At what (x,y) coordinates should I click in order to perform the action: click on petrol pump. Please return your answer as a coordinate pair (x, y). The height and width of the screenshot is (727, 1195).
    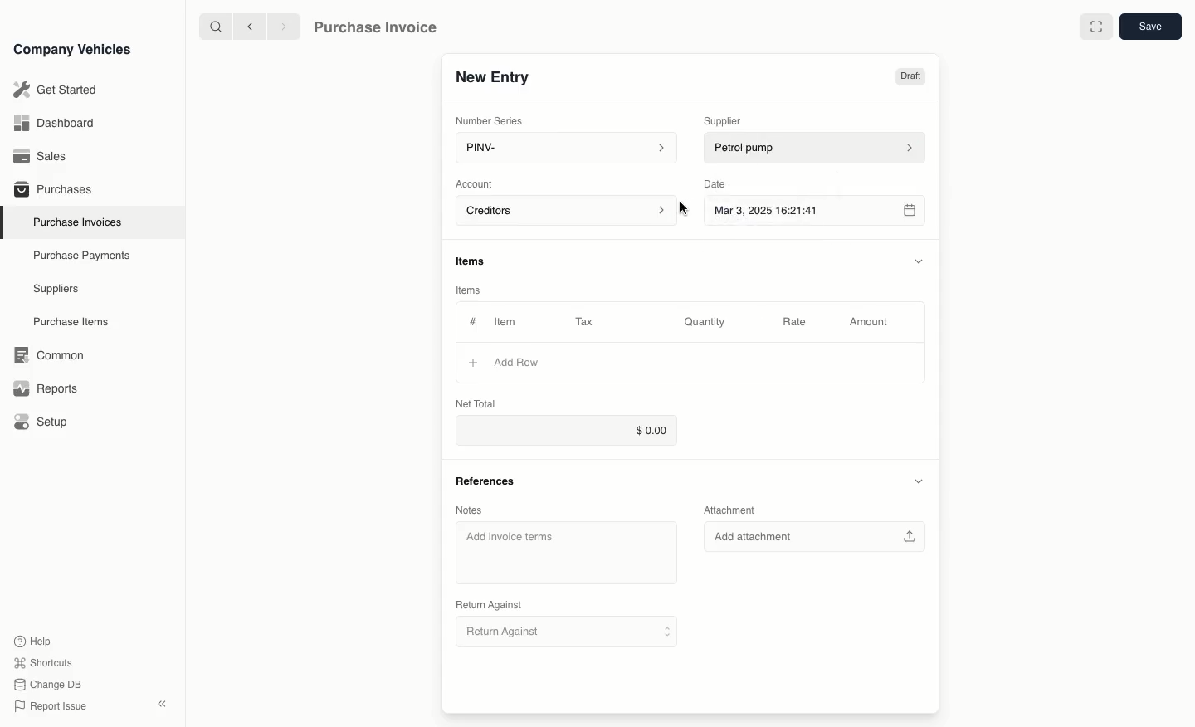
    Looking at the image, I should click on (812, 149).